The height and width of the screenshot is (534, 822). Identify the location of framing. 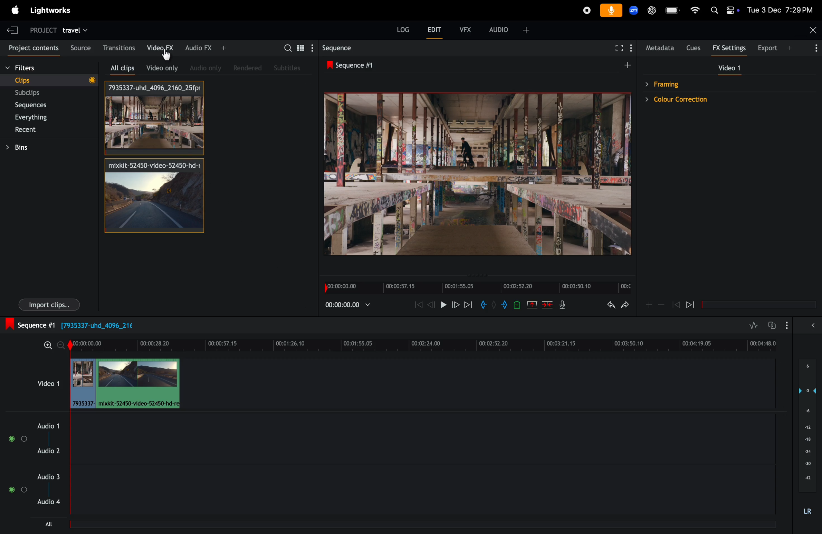
(706, 84).